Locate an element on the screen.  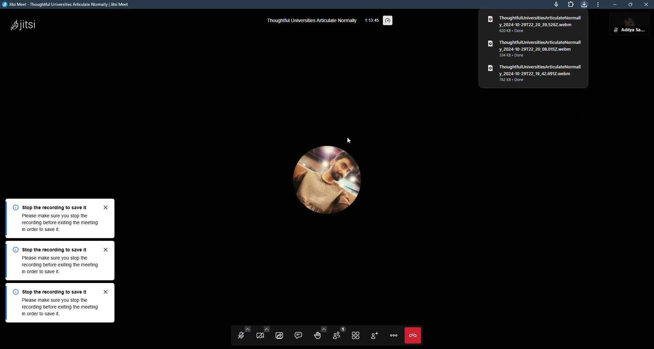
open chat is located at coordinates (297, 334).